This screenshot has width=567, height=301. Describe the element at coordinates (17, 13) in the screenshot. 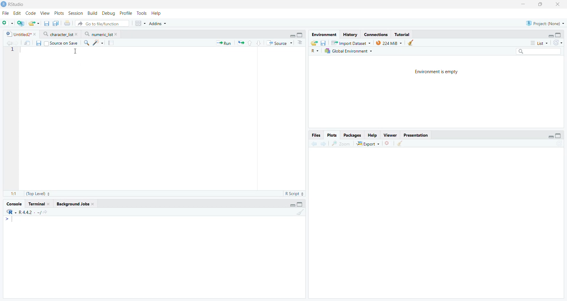

I see `Edit` at that location.